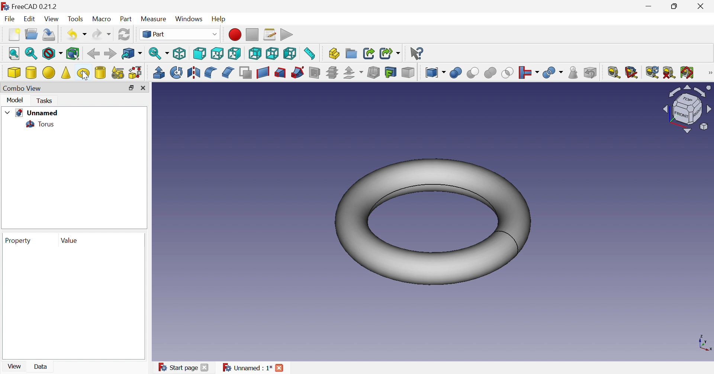 This screenshot has height=374, width=714. Describe the element at coordinates (508, 72) in the screenshot. I see `Intersection` at that location.